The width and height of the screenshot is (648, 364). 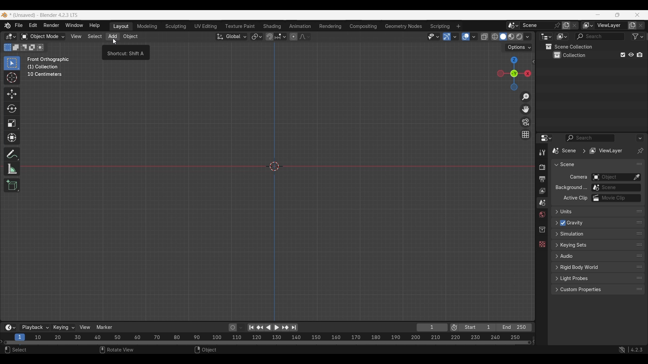 I want to click on Viewport shading, material preview, so click(x=511, y=36).